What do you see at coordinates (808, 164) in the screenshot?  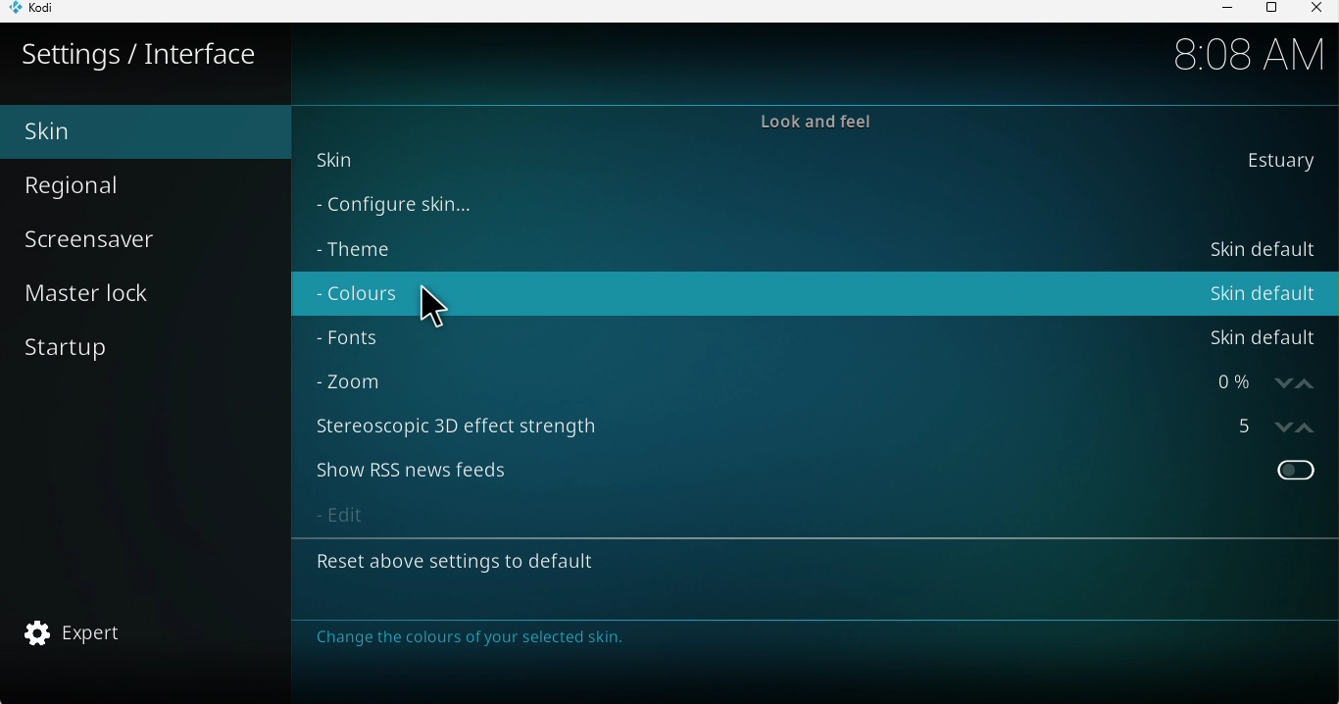 I see `Skin` at bounding box center [808, 164].